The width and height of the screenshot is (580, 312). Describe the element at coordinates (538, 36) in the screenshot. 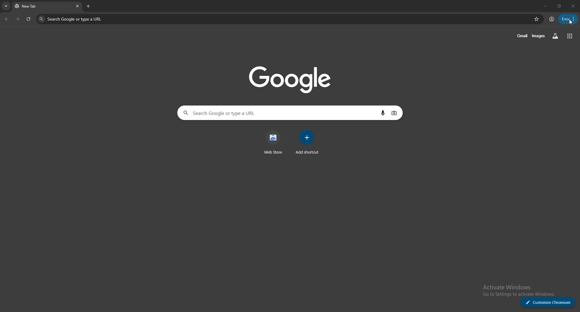

I see `images` at that location.